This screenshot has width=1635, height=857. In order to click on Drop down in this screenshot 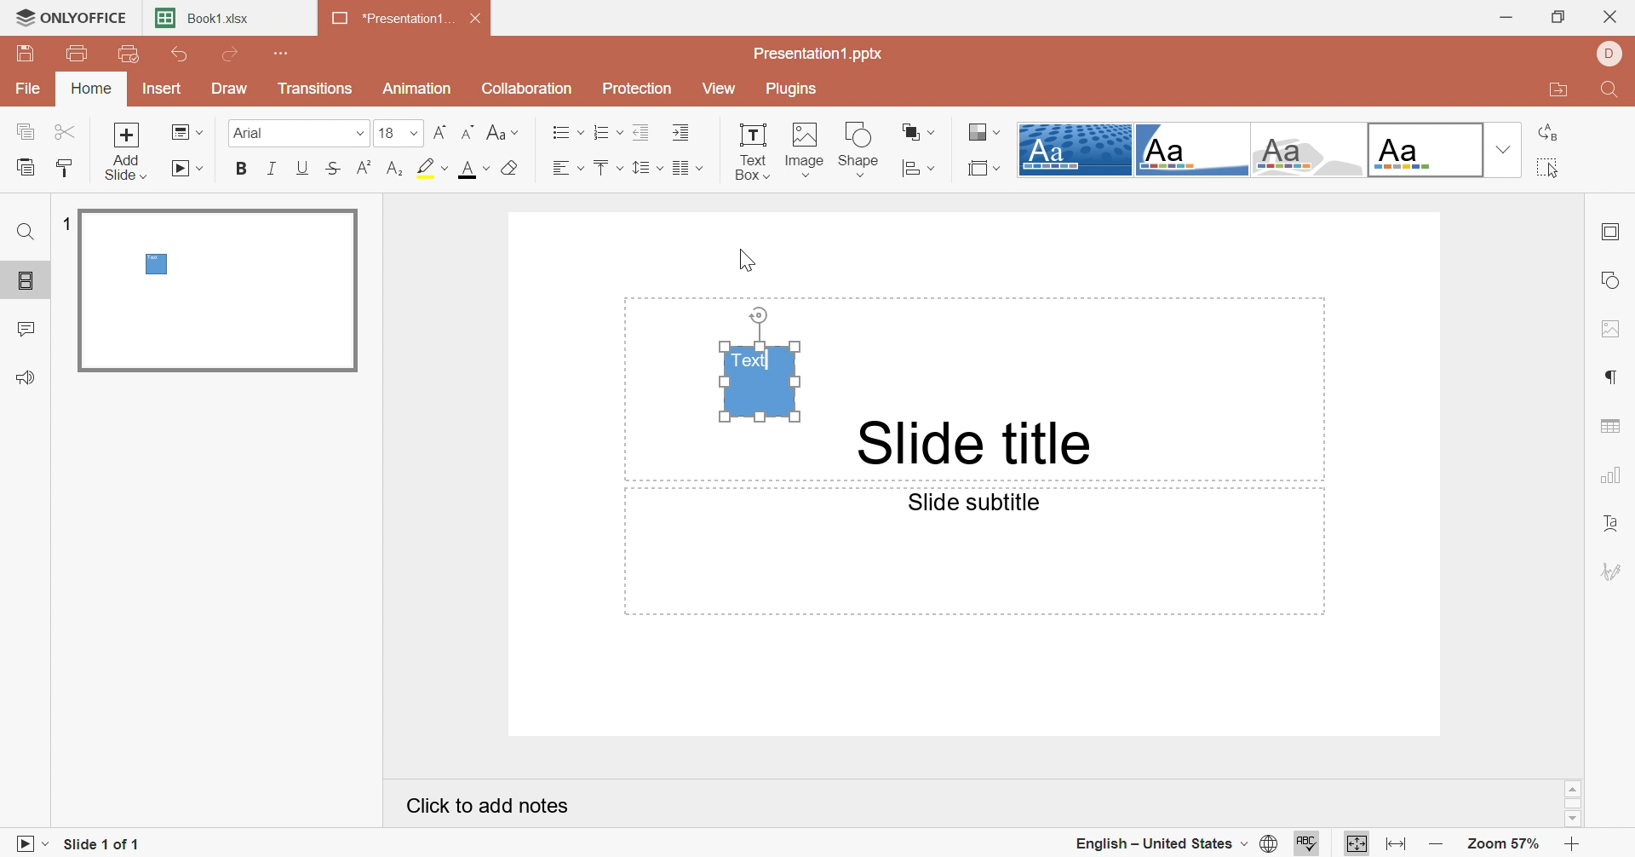, I will do `click(353, 132)`.